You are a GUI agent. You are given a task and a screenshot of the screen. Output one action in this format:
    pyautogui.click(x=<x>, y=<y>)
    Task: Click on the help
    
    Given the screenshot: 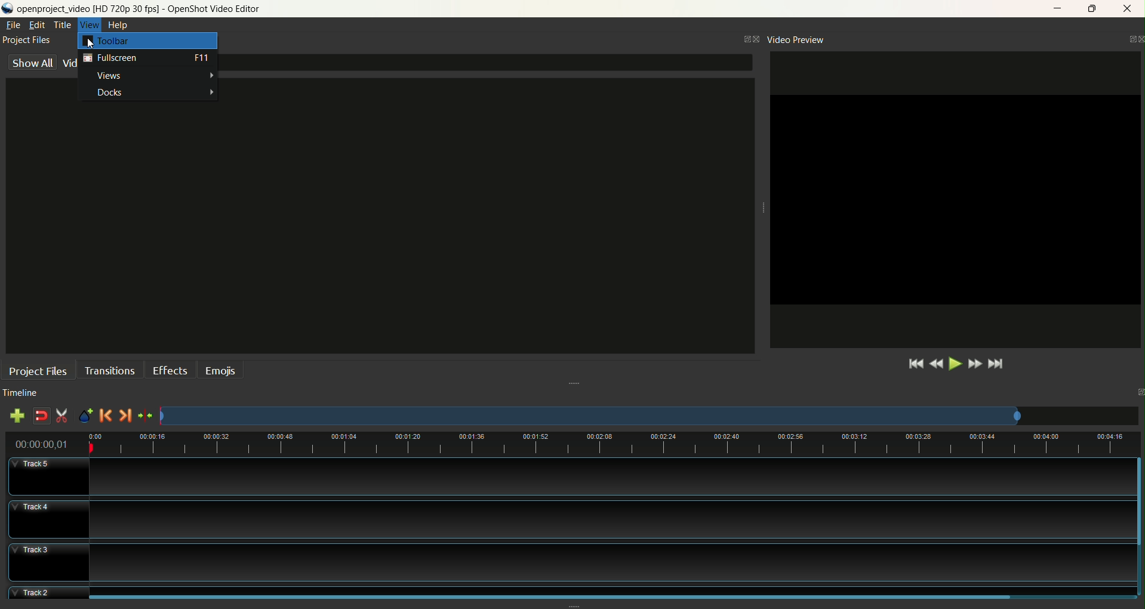 What is the action you would take?
    pyautogui.click(x=119, y=26)
    